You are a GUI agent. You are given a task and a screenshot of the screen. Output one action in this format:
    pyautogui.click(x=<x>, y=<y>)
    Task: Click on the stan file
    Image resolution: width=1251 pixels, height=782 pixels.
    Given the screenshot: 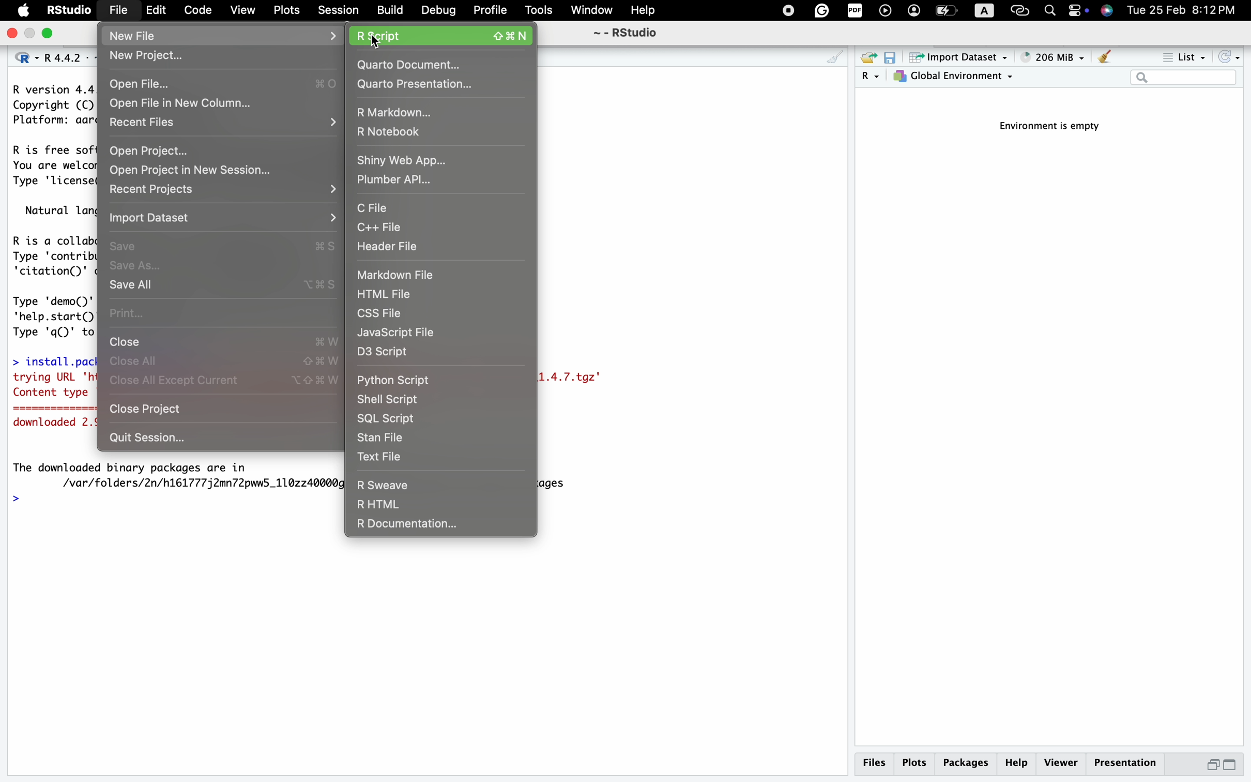 What is the action you would take?
    pyautogui.click(x=420, y=438)
    